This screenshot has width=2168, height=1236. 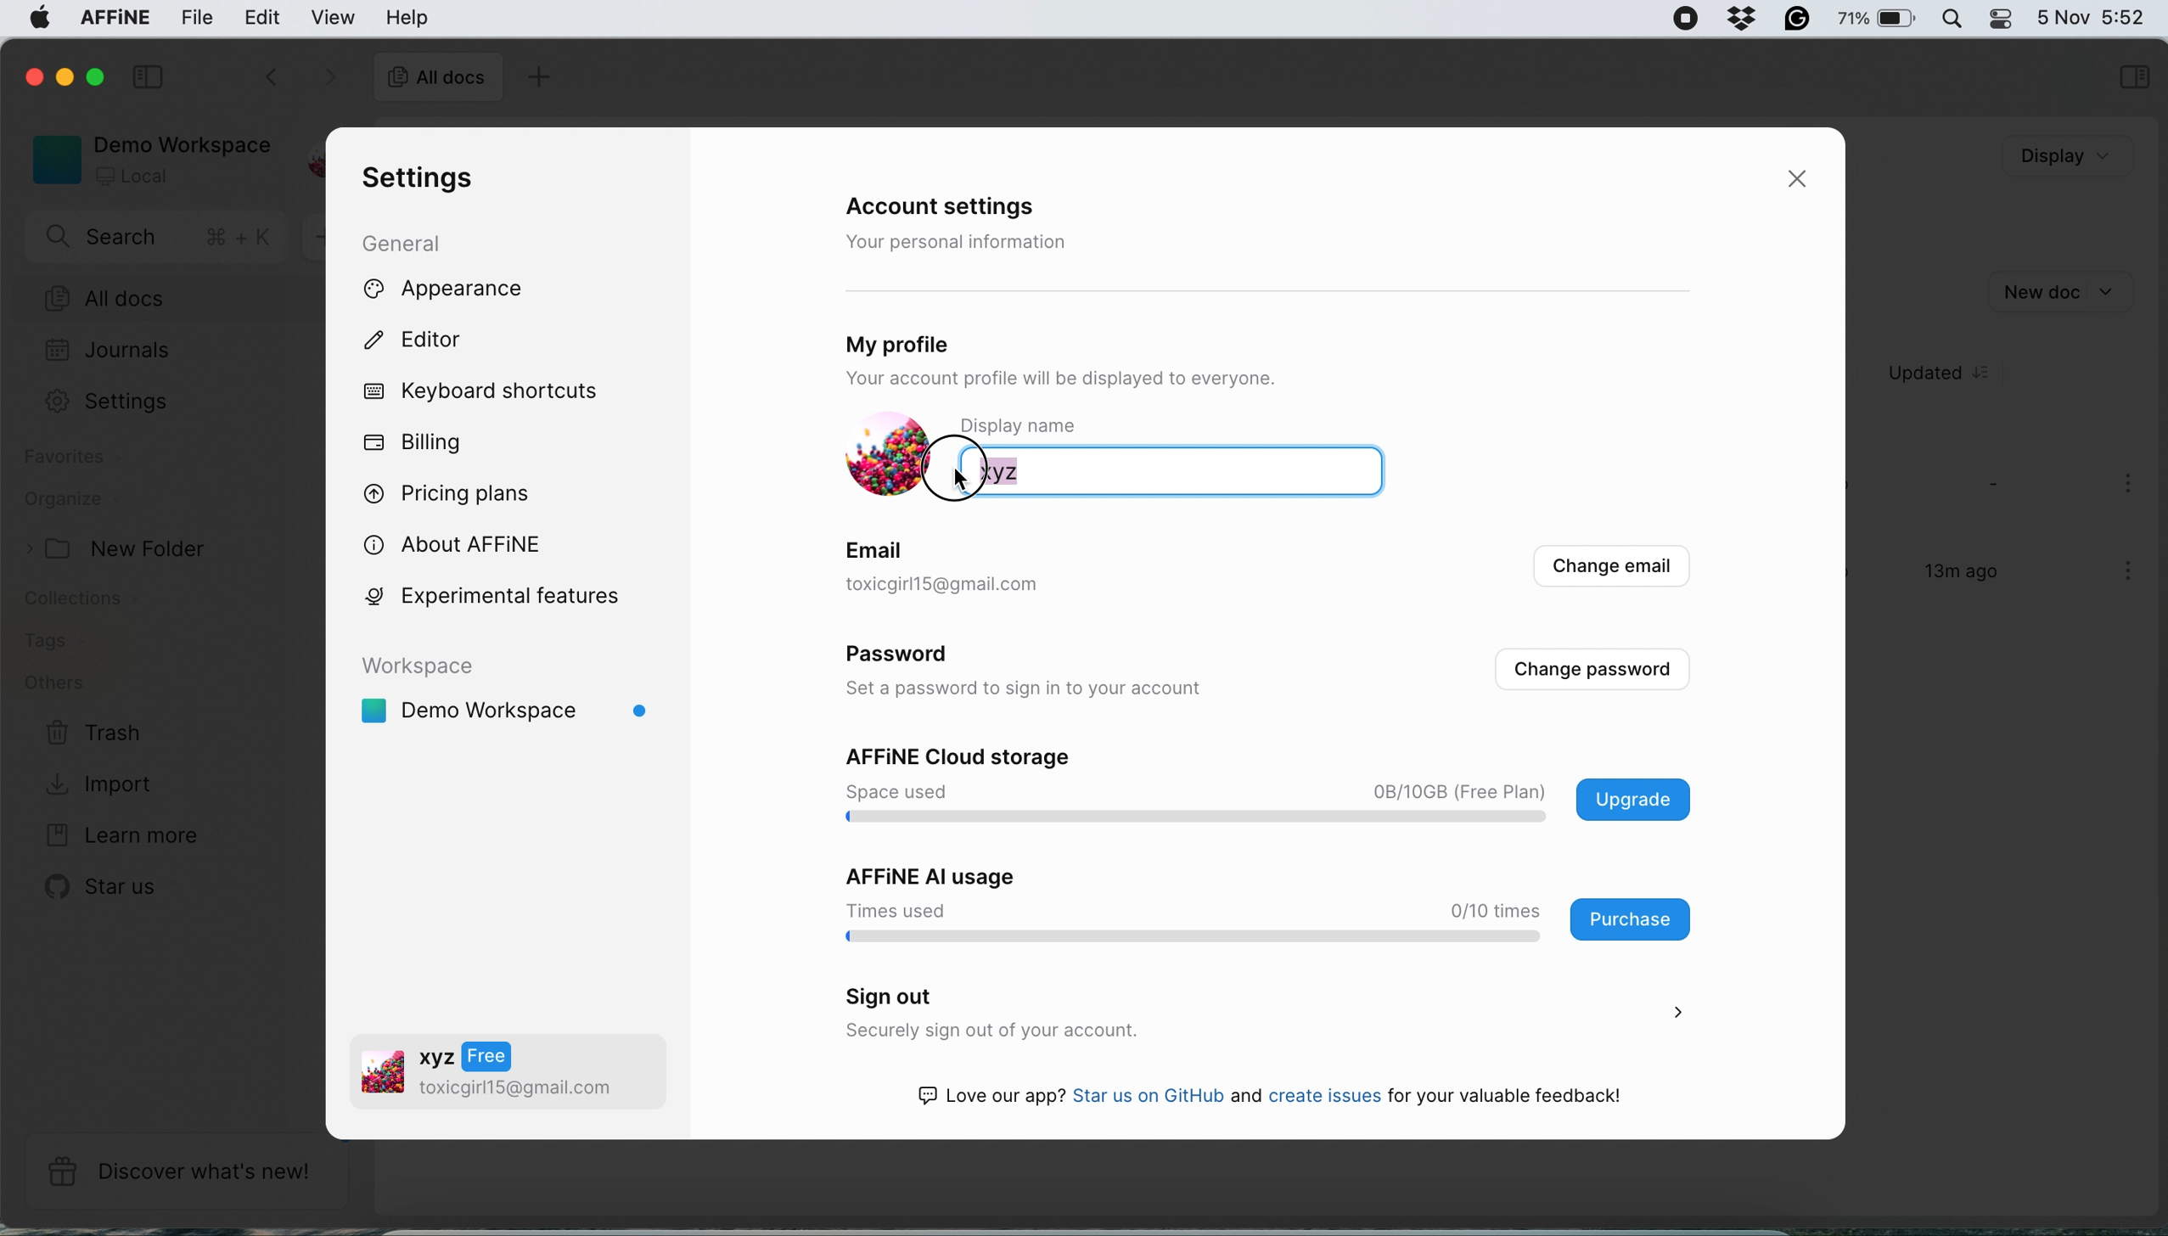 What do you see at coordinates (514, 595) in the screenshot?
I see `experimental features` at bounding box center [514, 595].